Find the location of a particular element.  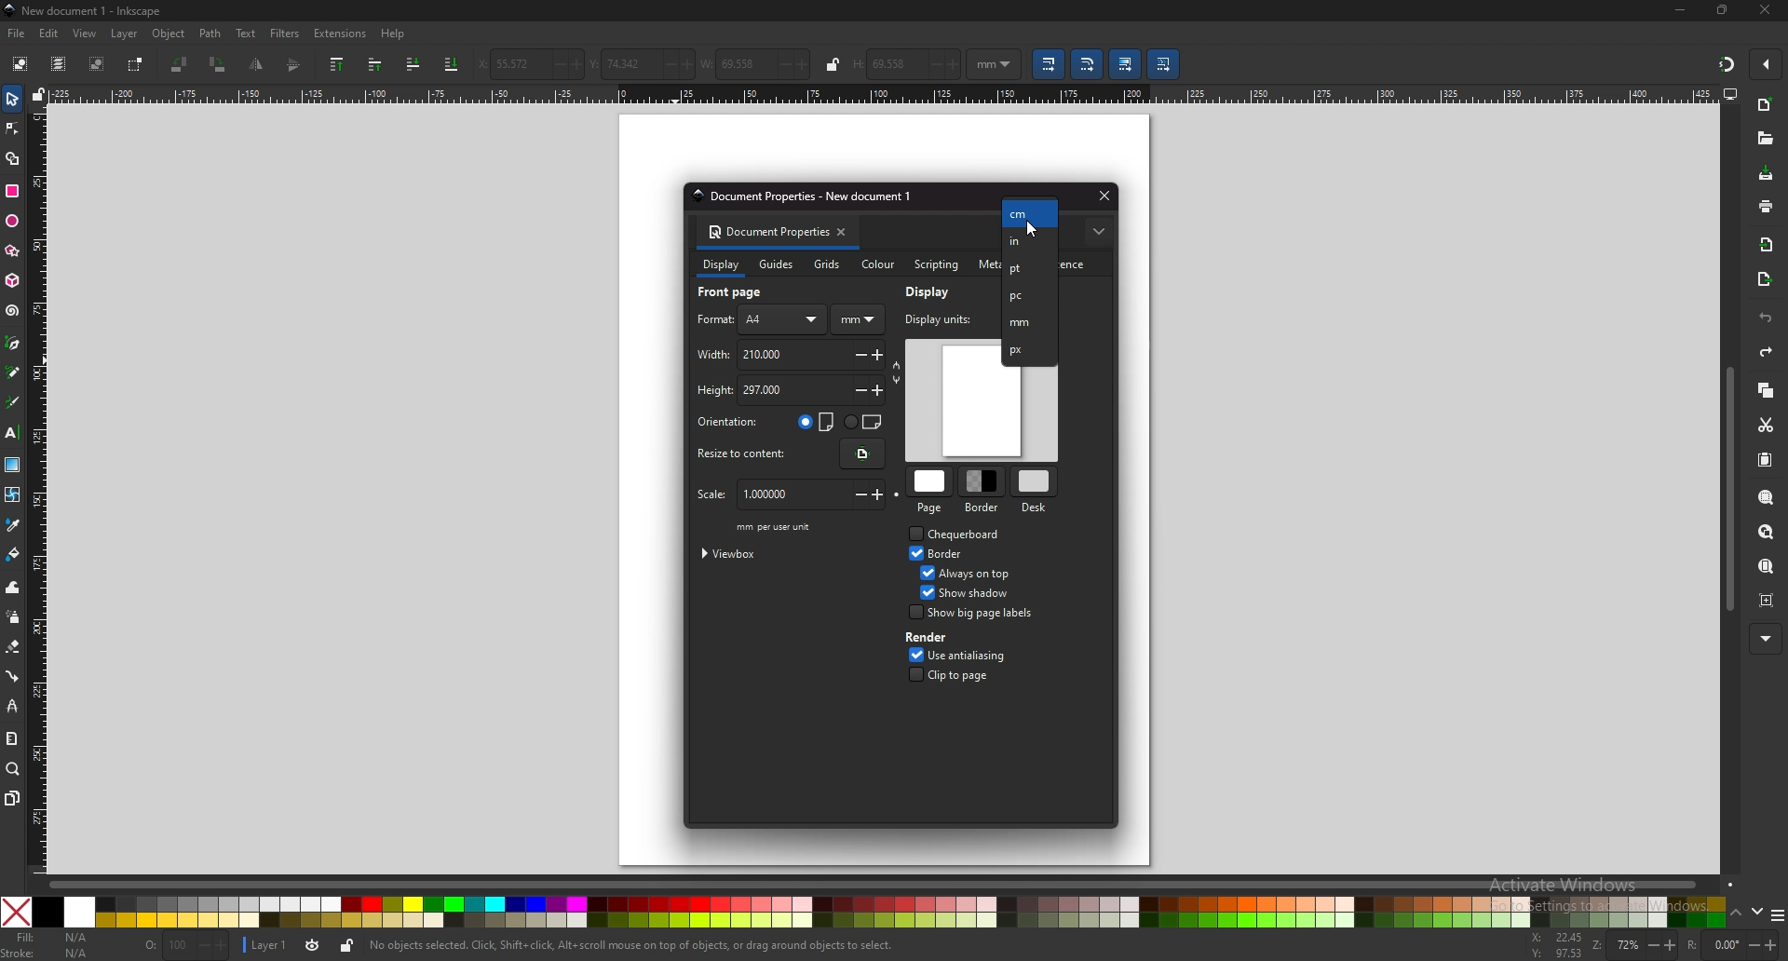

AA is located at coordinates (784, 319).